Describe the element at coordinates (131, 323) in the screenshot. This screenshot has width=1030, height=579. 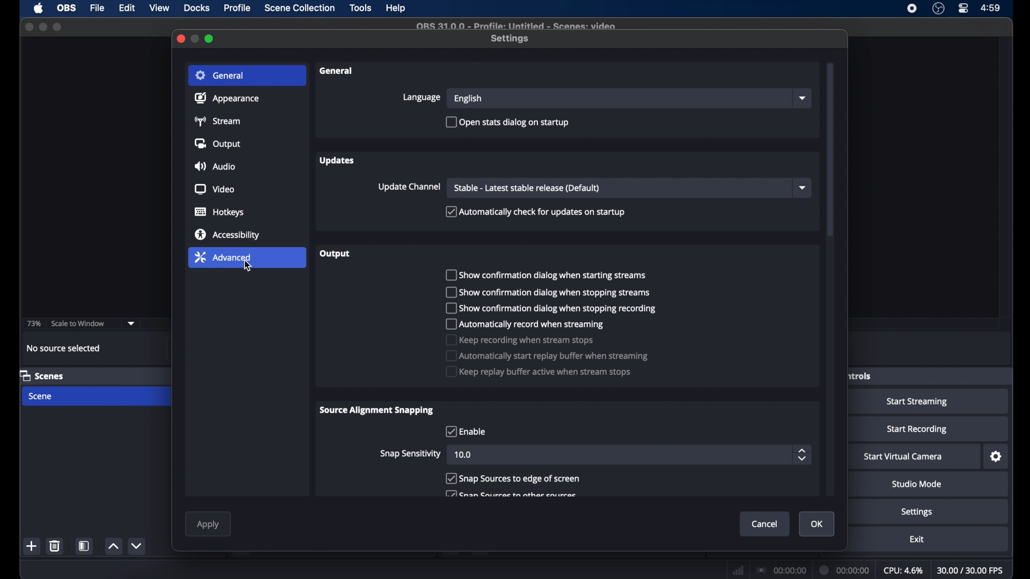
I see `dropdown` at that location.